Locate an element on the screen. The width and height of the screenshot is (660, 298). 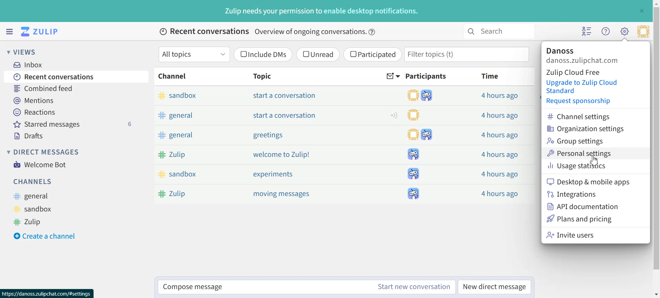
#general is located at coordinates (194, 136).